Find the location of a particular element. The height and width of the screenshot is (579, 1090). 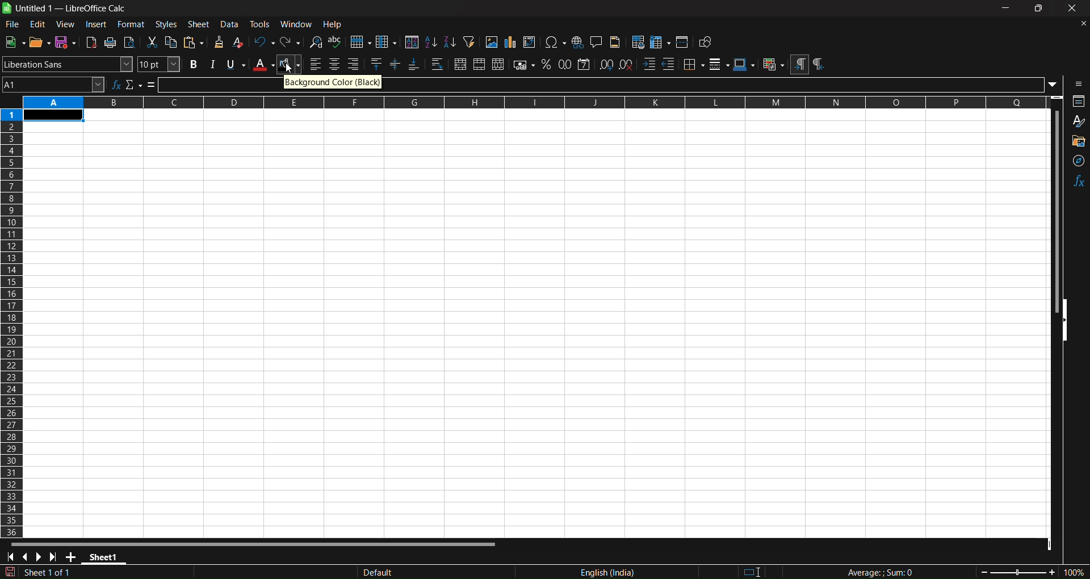

insert chart is located at coordinates (510, 42).